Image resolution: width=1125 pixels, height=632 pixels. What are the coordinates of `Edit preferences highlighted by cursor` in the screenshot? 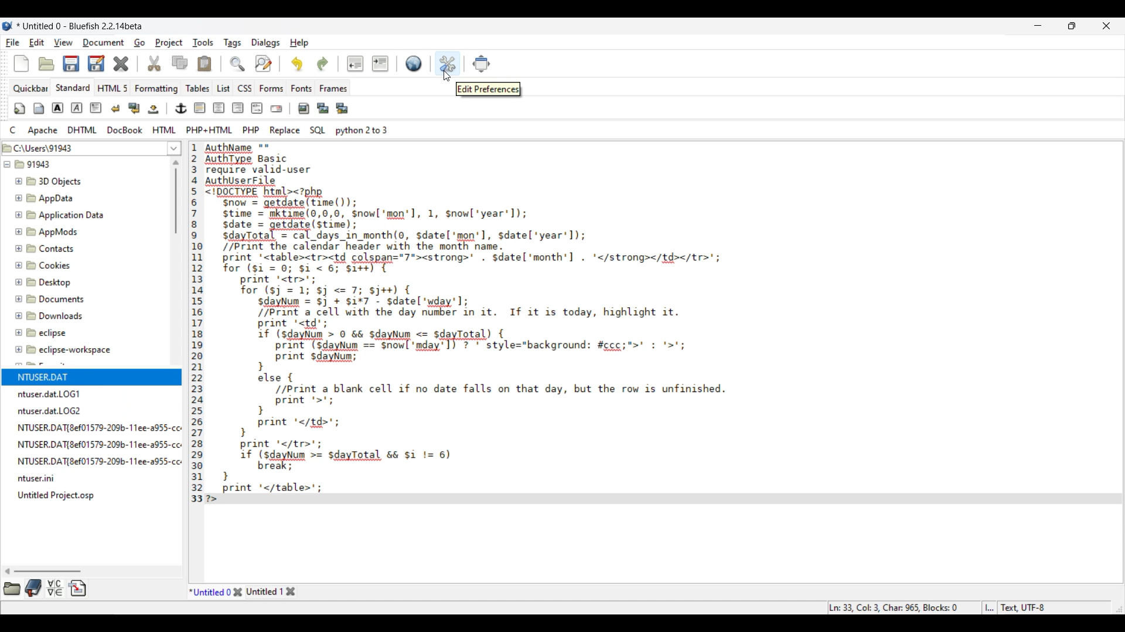 It's located at (448, 64).